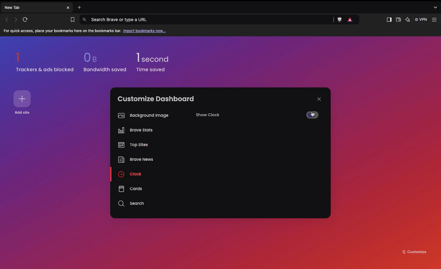 This screenshot has width=441, height=269. What do you see at coordinates (351, 20) in the screenshot?
I see `Rewards` at bounding box center [351, 20].